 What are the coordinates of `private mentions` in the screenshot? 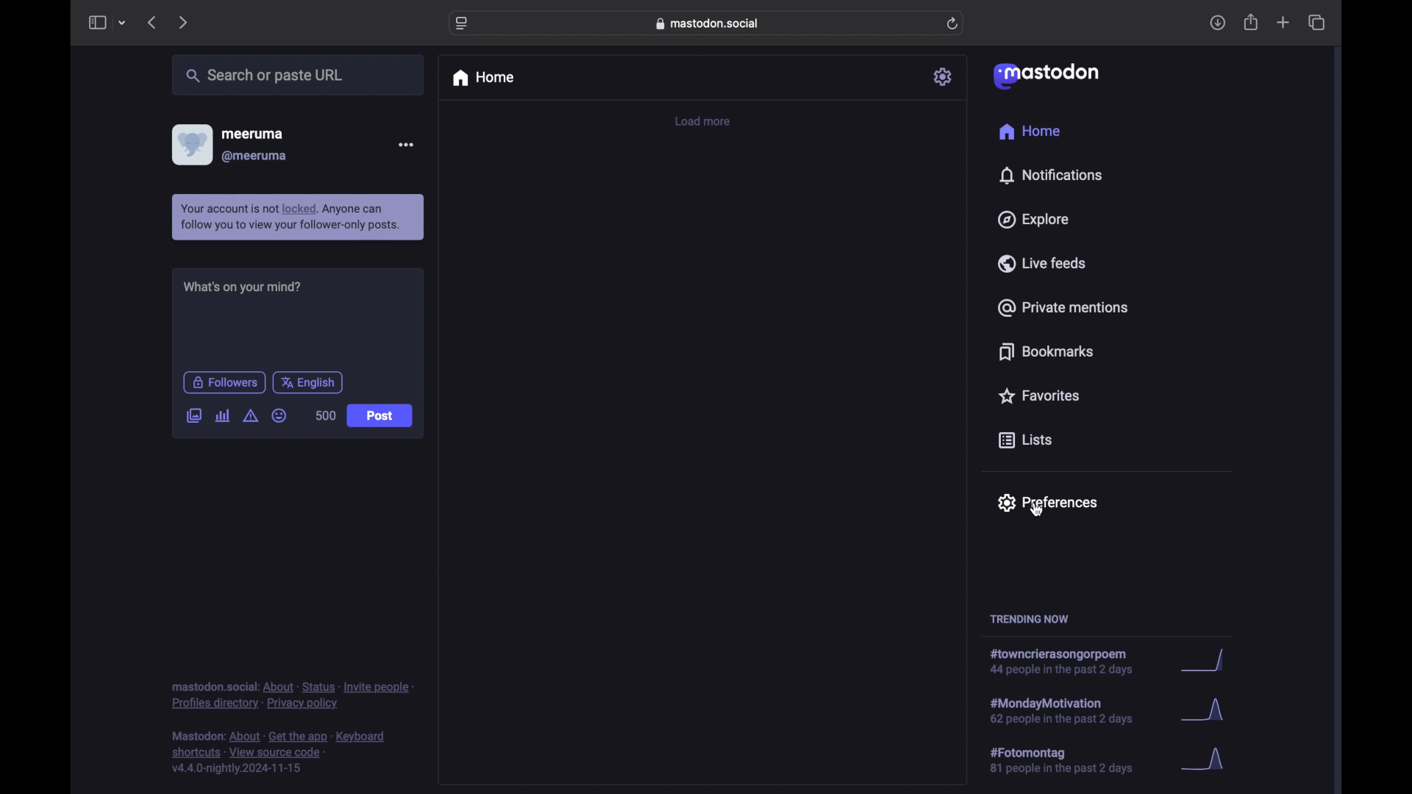 It's located at (1063, 307).